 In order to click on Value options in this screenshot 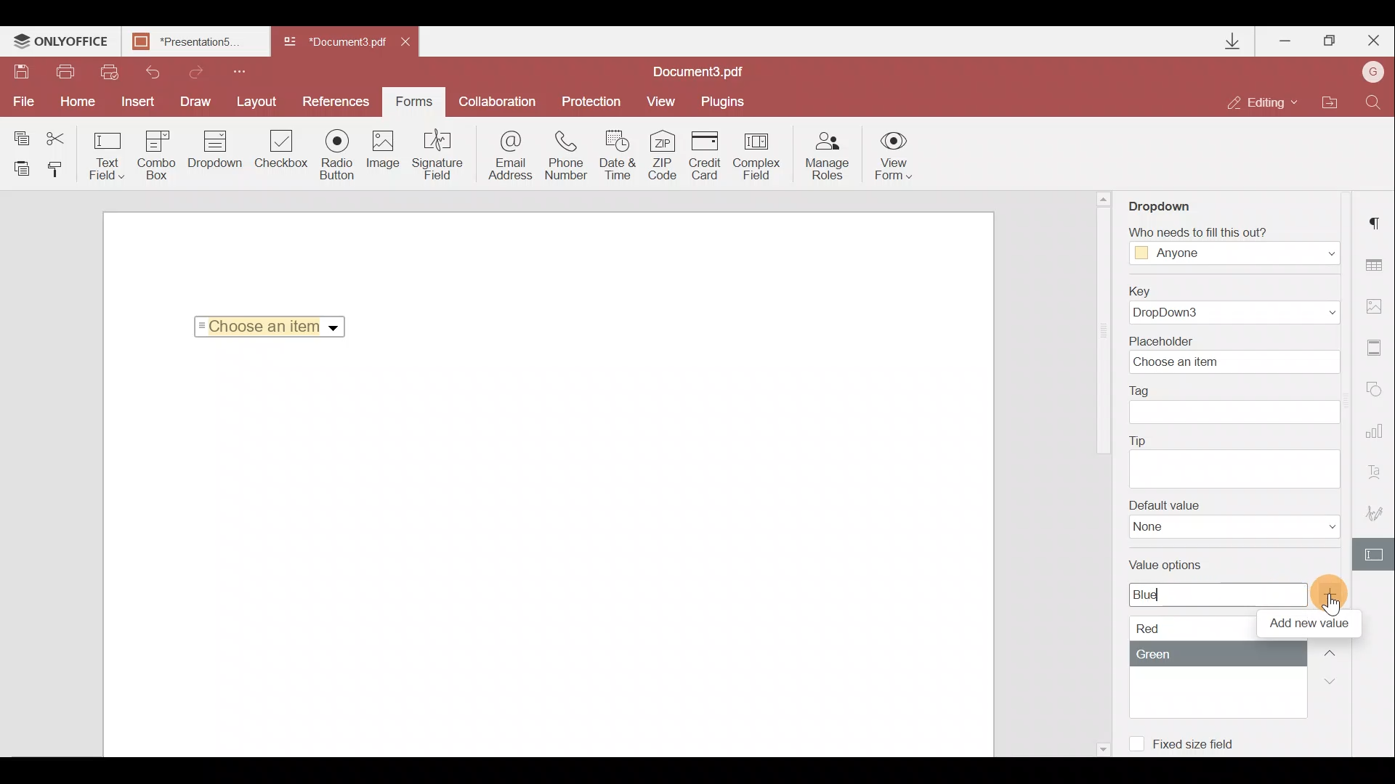, I will do `click(1186, 634)`.